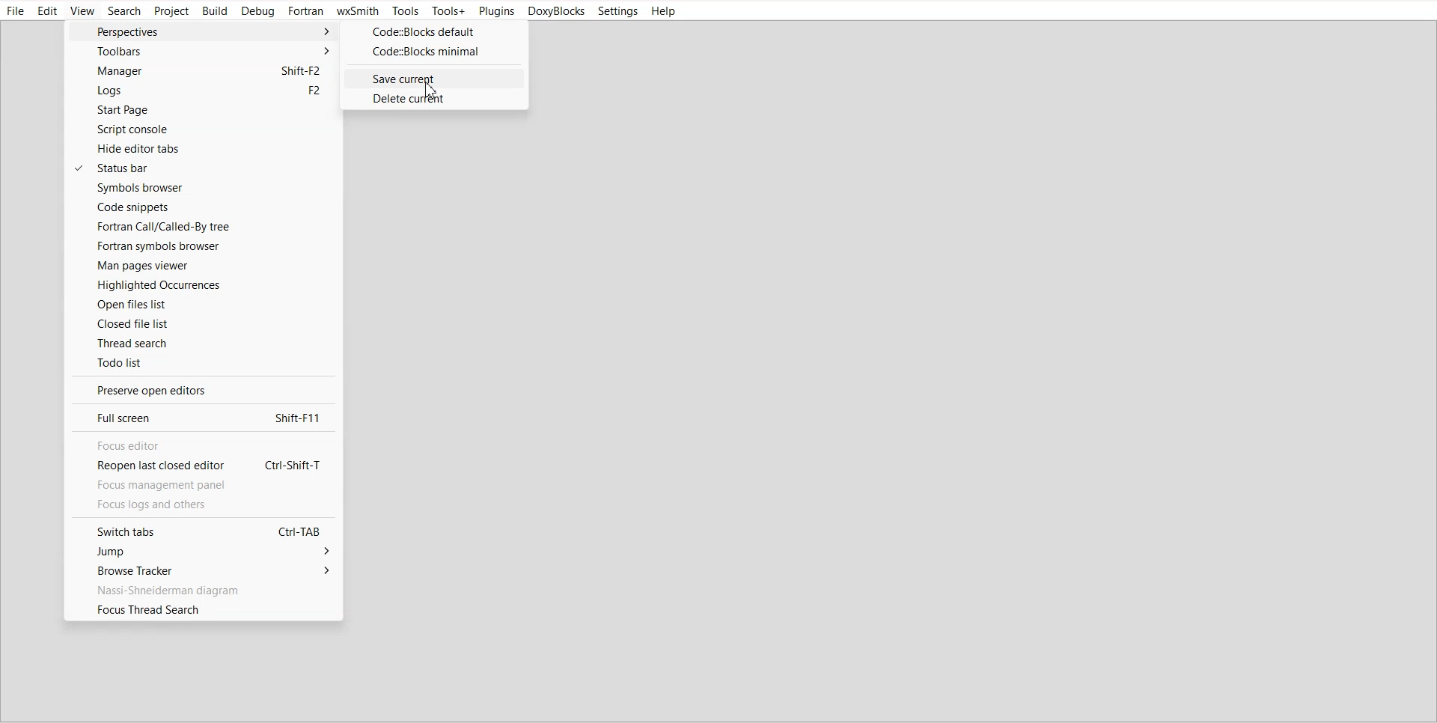 The width and height of the screenshot is (1437, 723). I want to click on Code Snippets, so click(203, 207).